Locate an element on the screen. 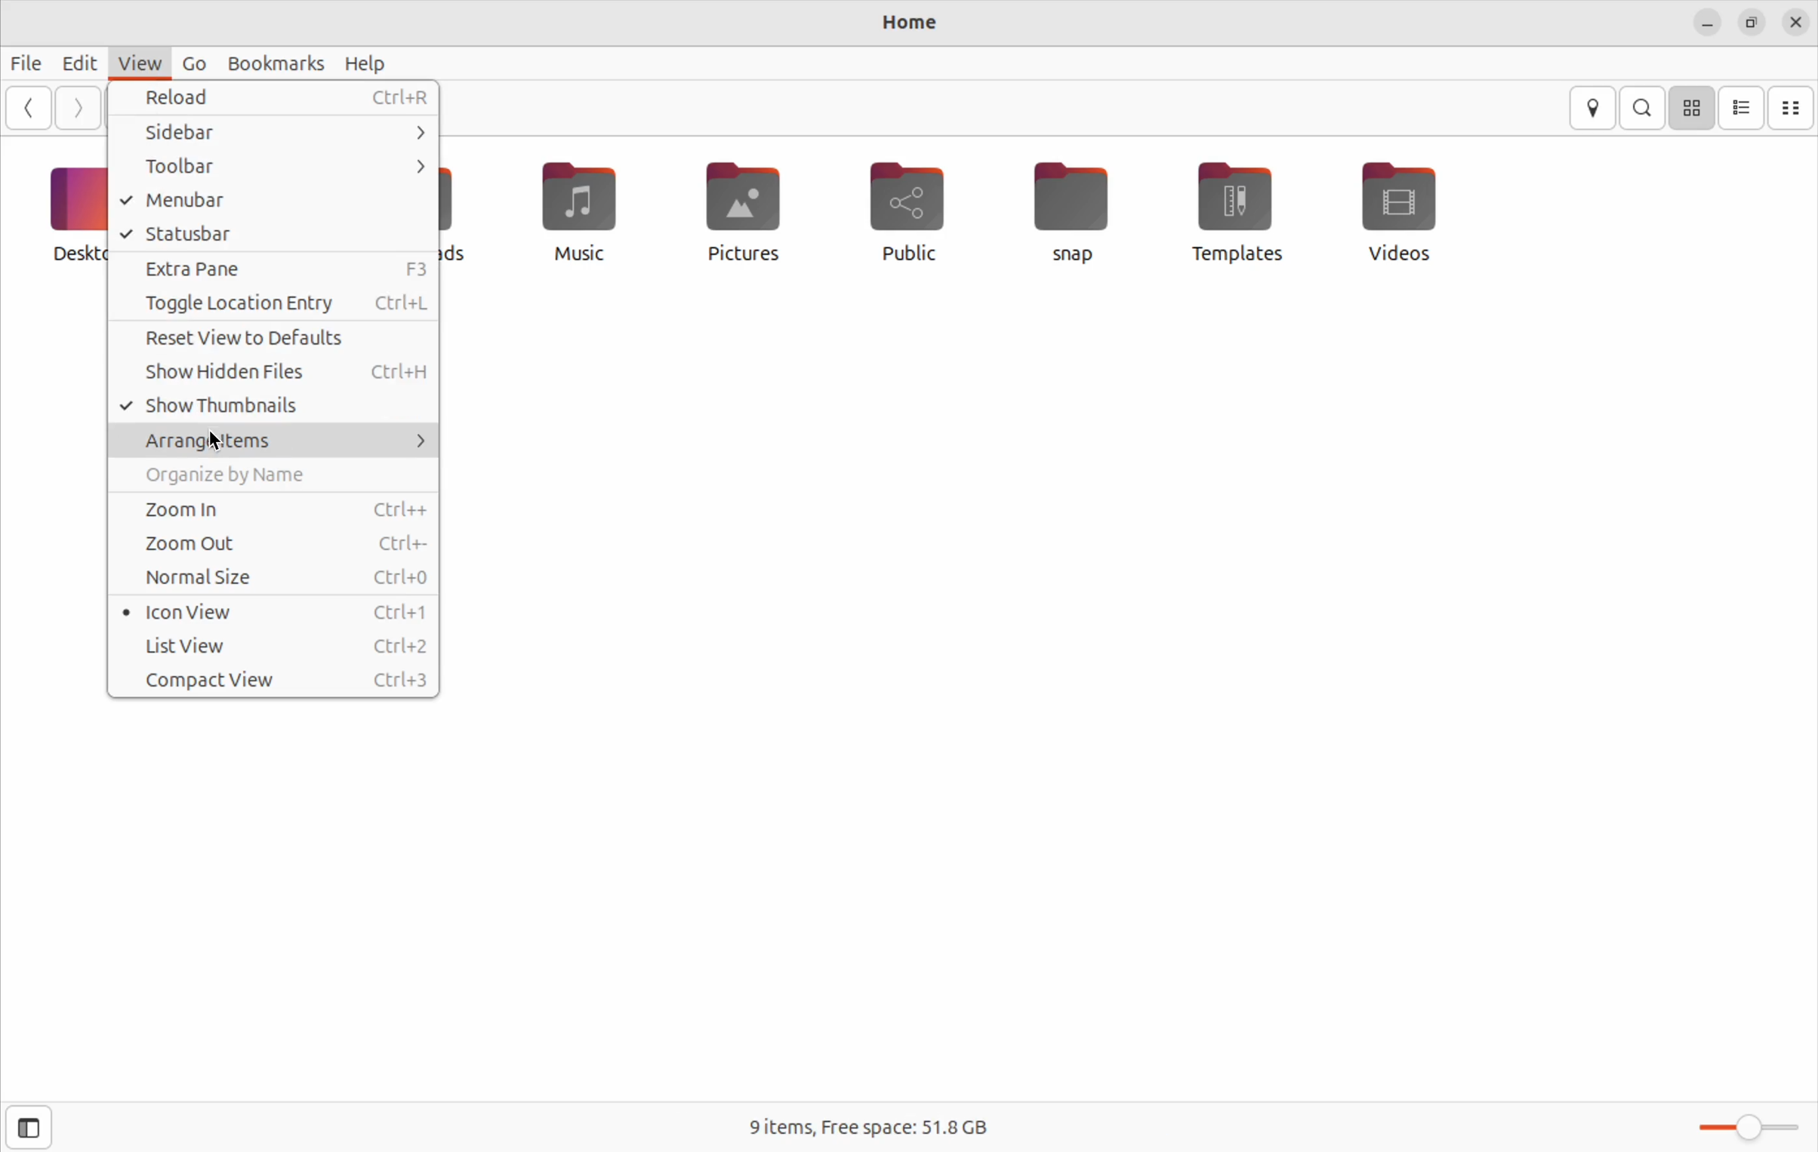 Image resolution: width=1818 pixels, height=1152 pixels. Cursor is located at coordinates (218, 443).